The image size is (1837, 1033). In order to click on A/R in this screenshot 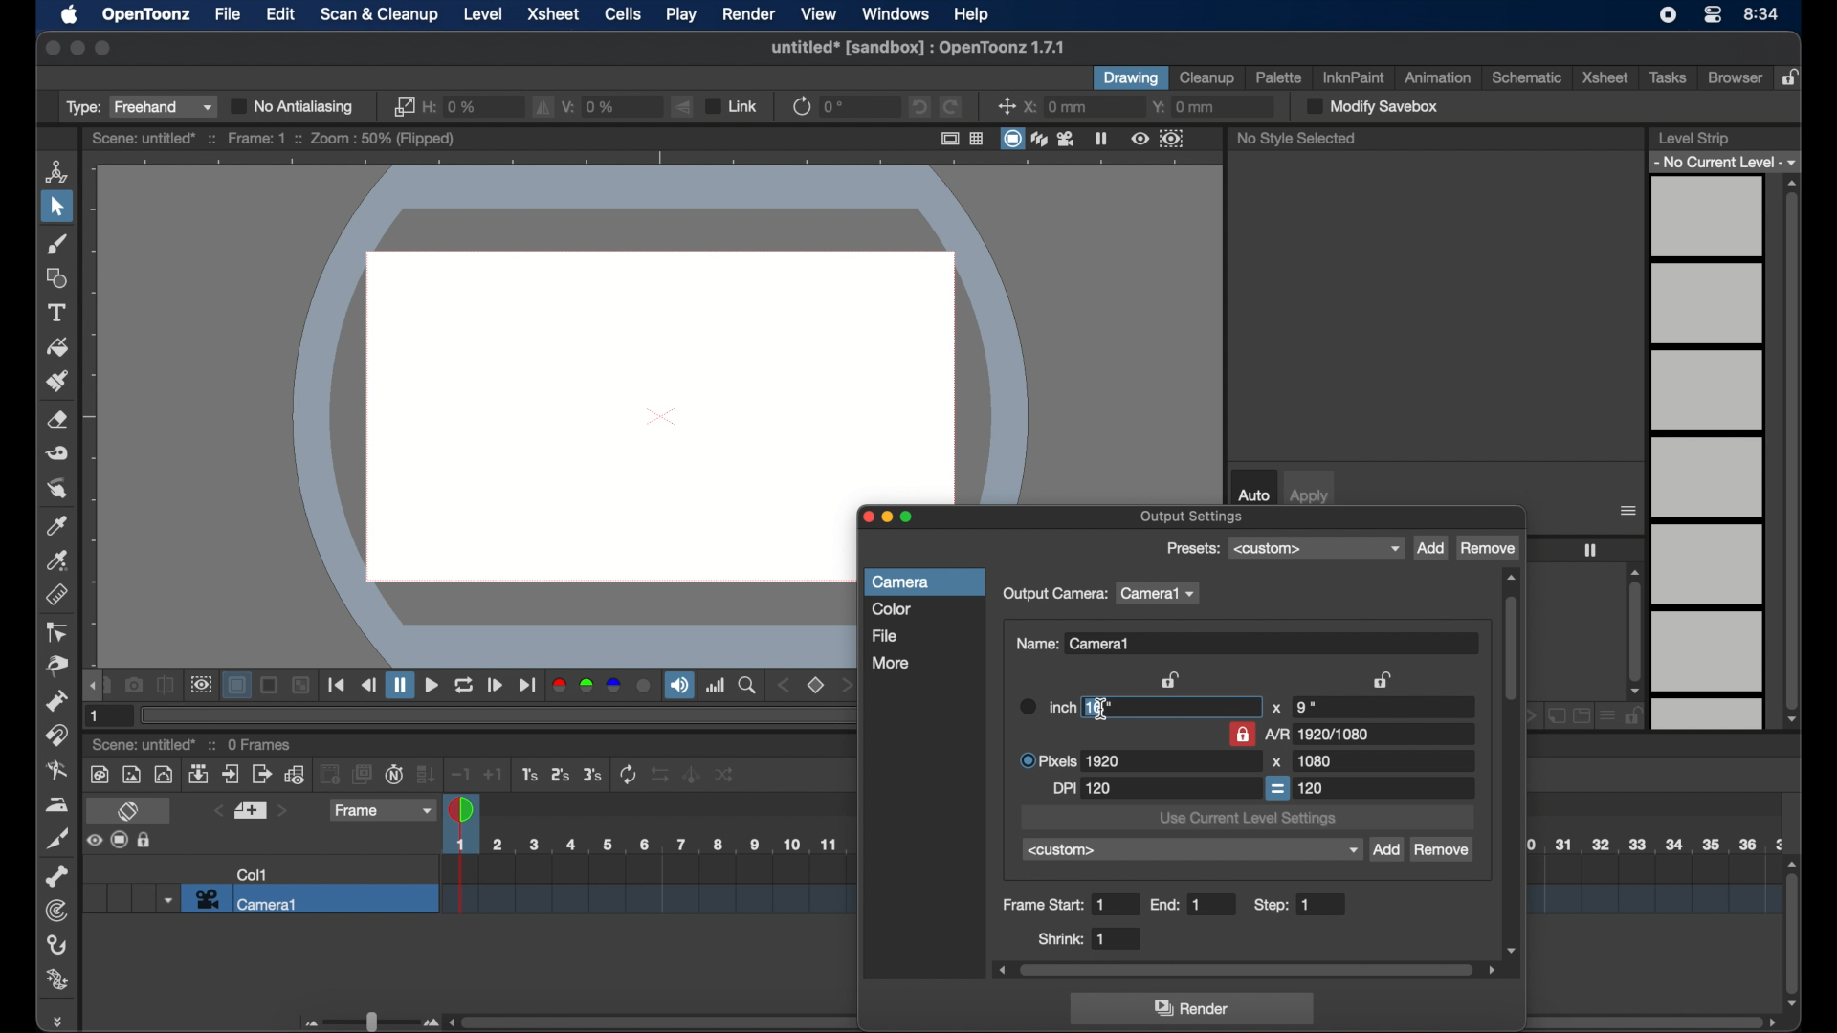, I will do `click(1320, 734)`.